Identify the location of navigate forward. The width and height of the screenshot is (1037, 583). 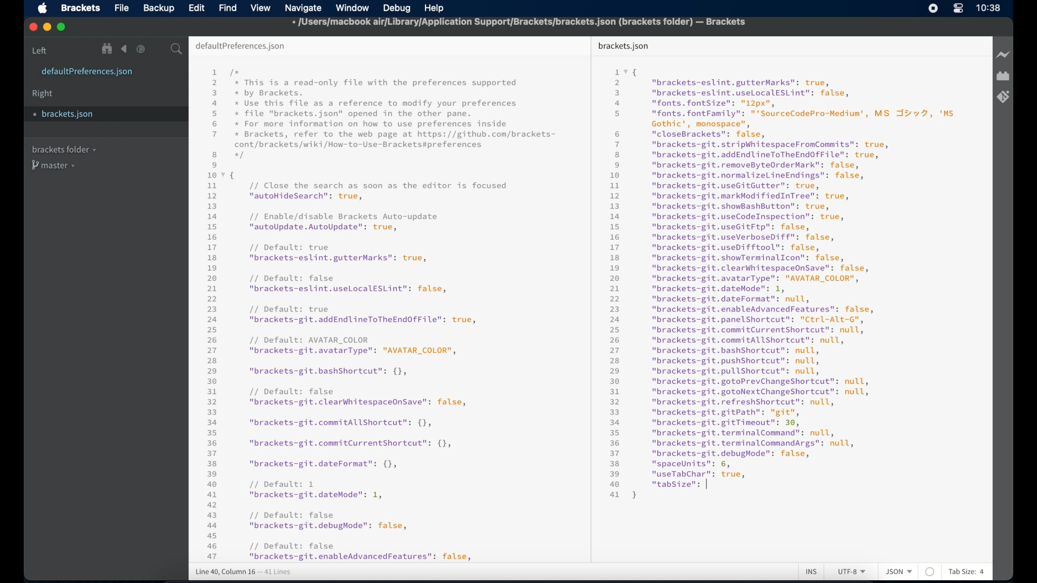
(141, 49).